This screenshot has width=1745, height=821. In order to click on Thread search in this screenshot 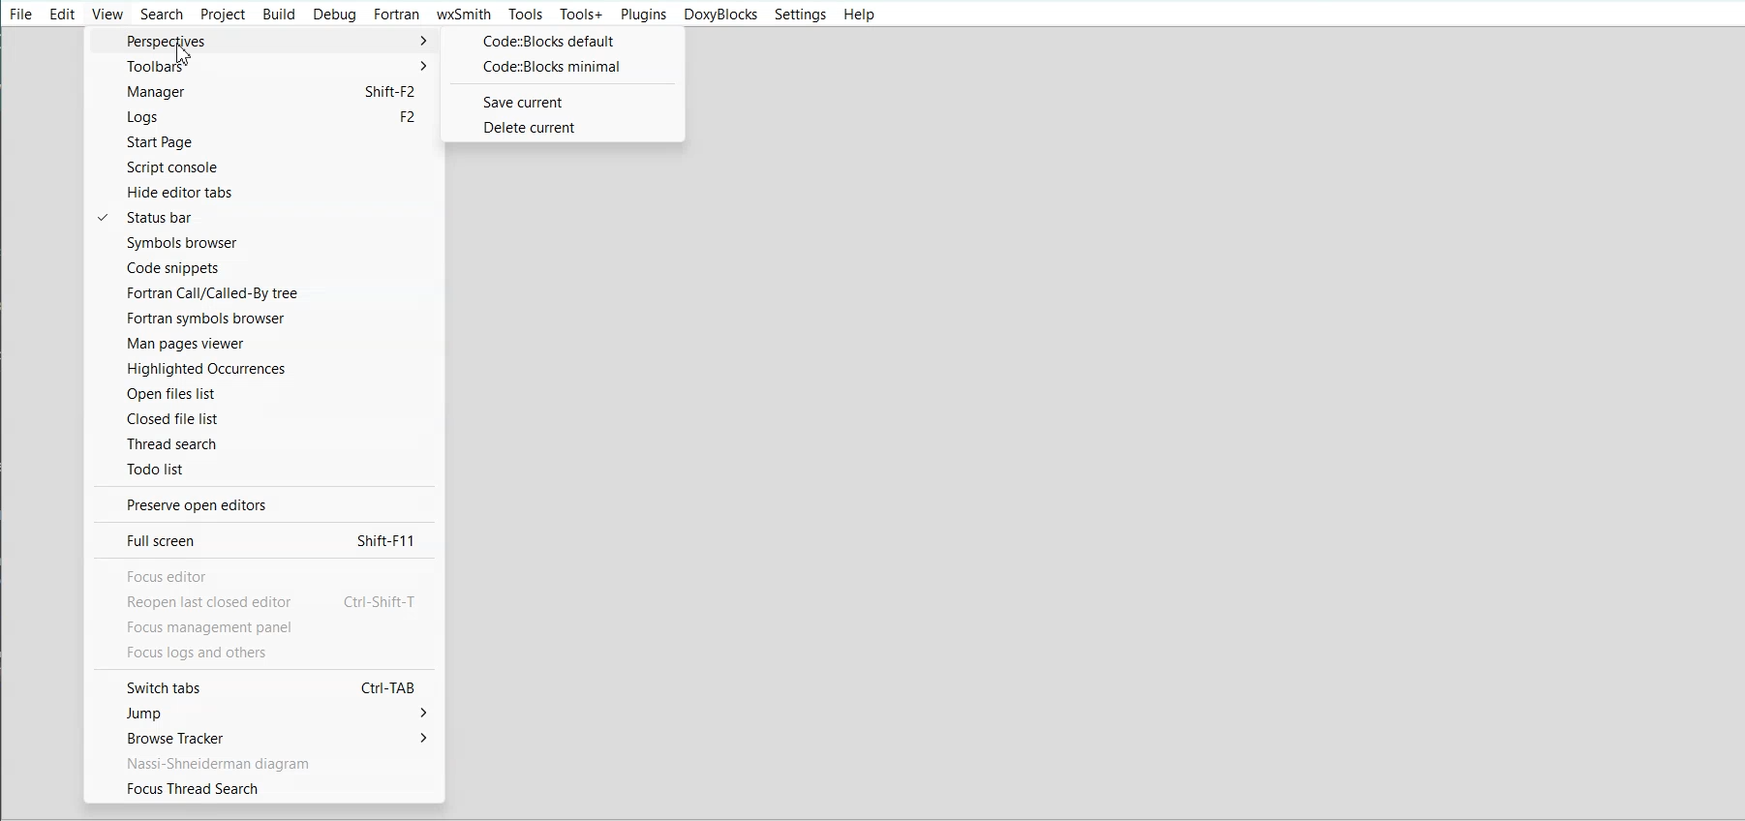, I will do `click(264, 443)`.